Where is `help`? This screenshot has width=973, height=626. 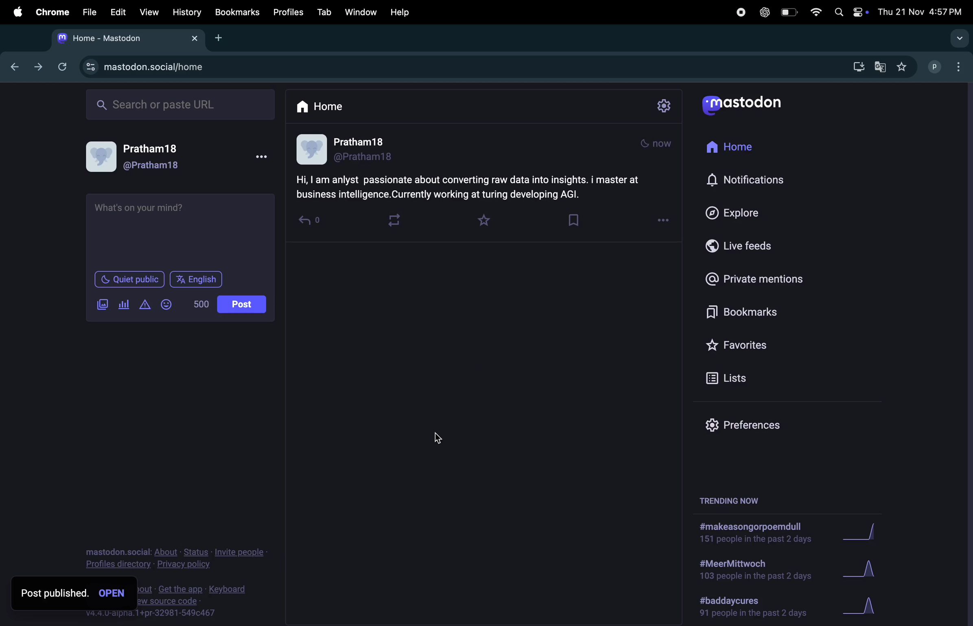 help is located at coordinates (401, 12).